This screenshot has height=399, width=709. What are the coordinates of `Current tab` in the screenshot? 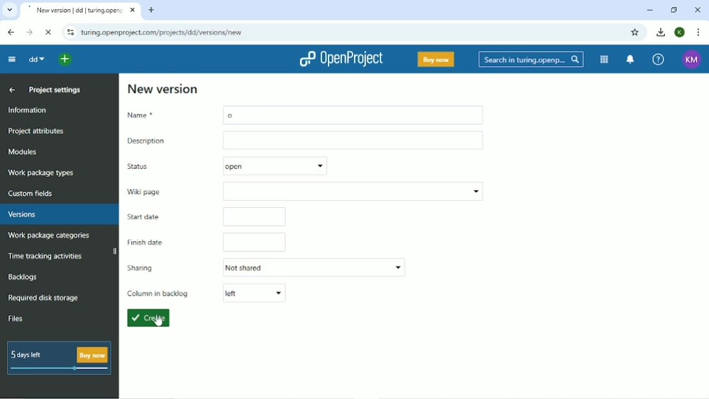 It's located at (81, 9).